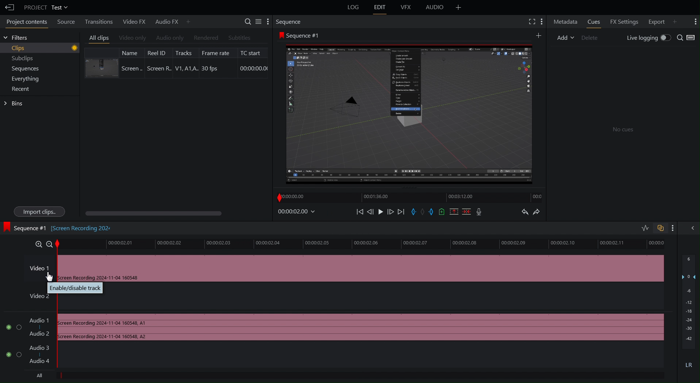 This screenshot has height=383, width=700. What do you see at coordinates (291, 22) in the screenshot?
I see `Sequence` at bounding box center [291, 22].